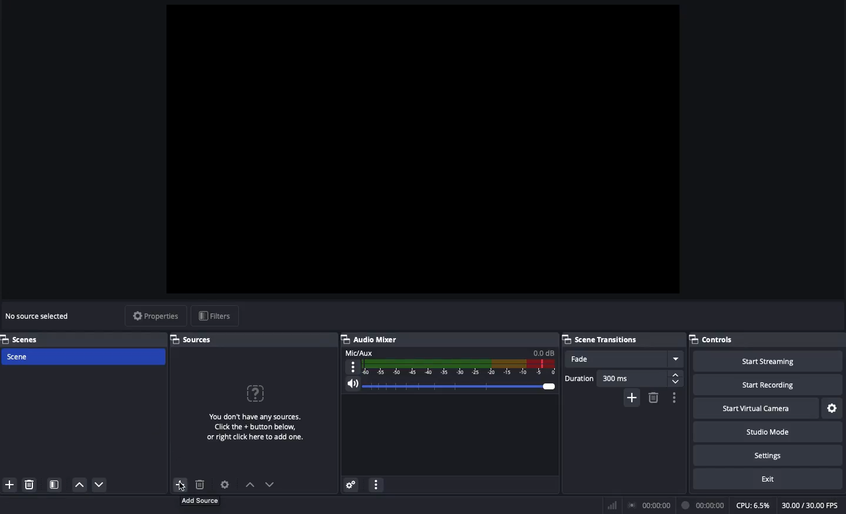 This screenshot has width=846, height=514. Describe the element at coordinates (352, 485) in the screenshot. I see `Settings` at that location.